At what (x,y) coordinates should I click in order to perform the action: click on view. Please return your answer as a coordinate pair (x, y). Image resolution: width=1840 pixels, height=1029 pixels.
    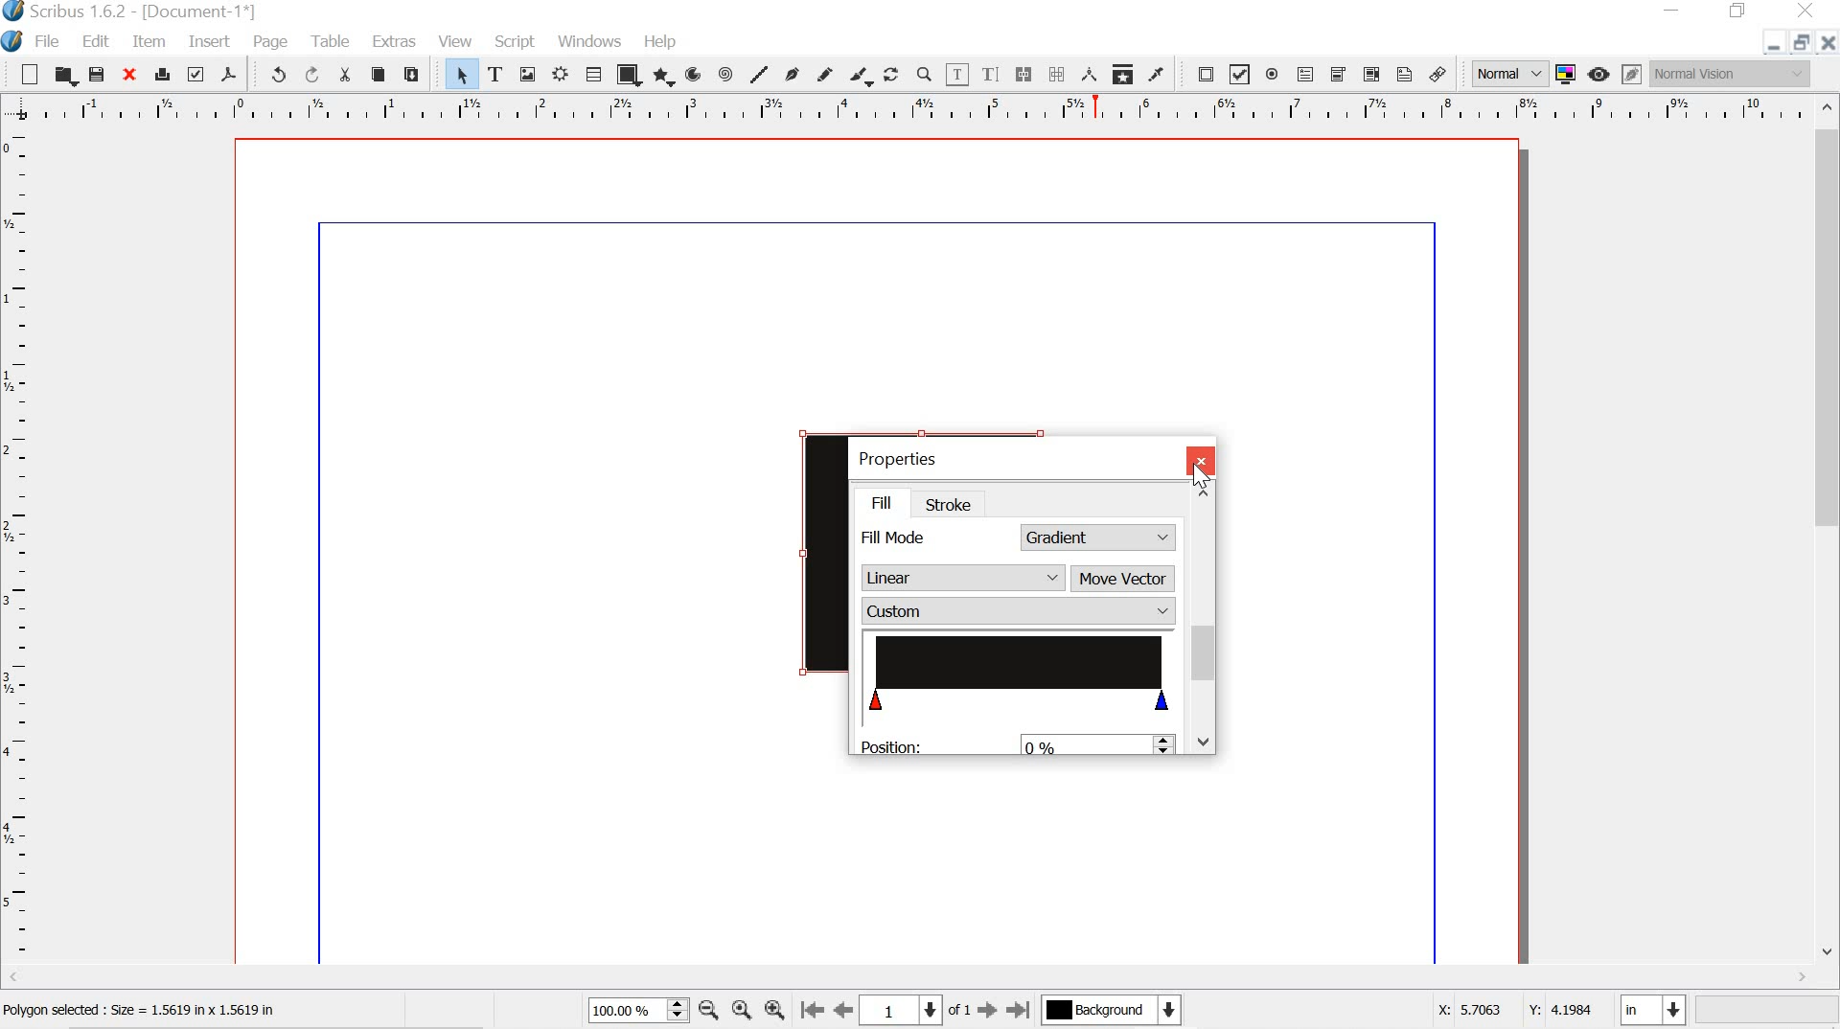
    Looking at the image, I should click on (458, 39).